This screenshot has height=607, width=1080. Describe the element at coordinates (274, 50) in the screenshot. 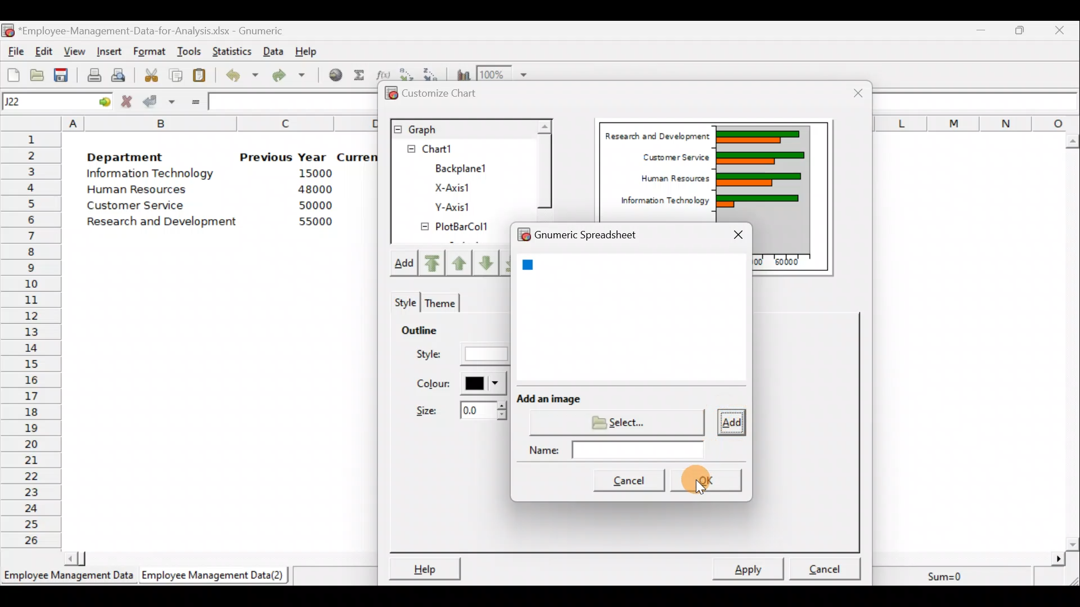

I see `Data` at that location.